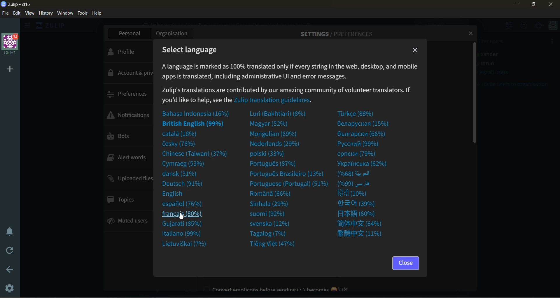 The image size is (560, 298). Describe the element at coordinates (277, 134) in the screenshot. I see `mongolian` at that location.